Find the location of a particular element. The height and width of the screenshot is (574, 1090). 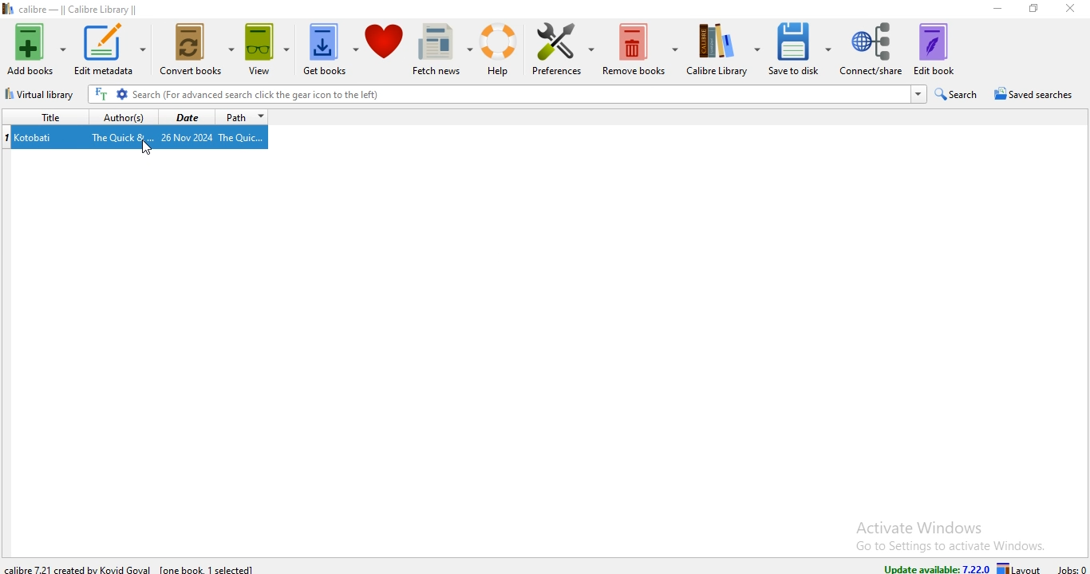

26 Nov 2024 is located at coordinates (188, 138).